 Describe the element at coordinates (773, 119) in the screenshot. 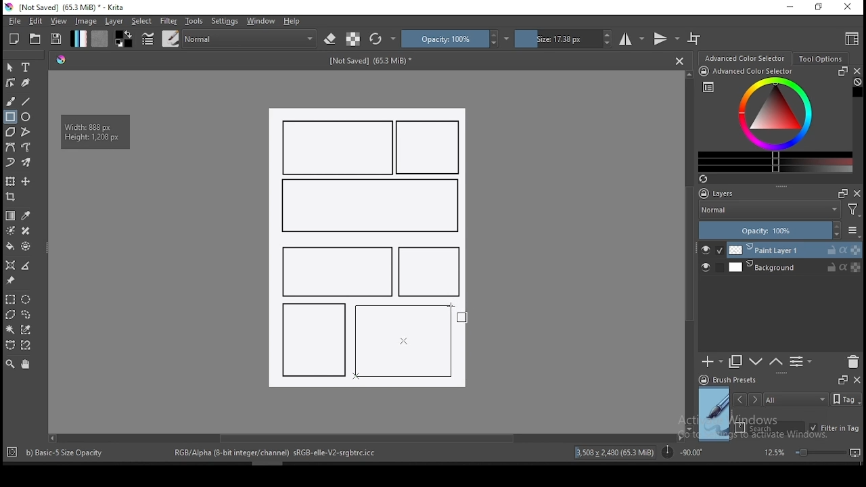

I see `advanced color selector` at that location.